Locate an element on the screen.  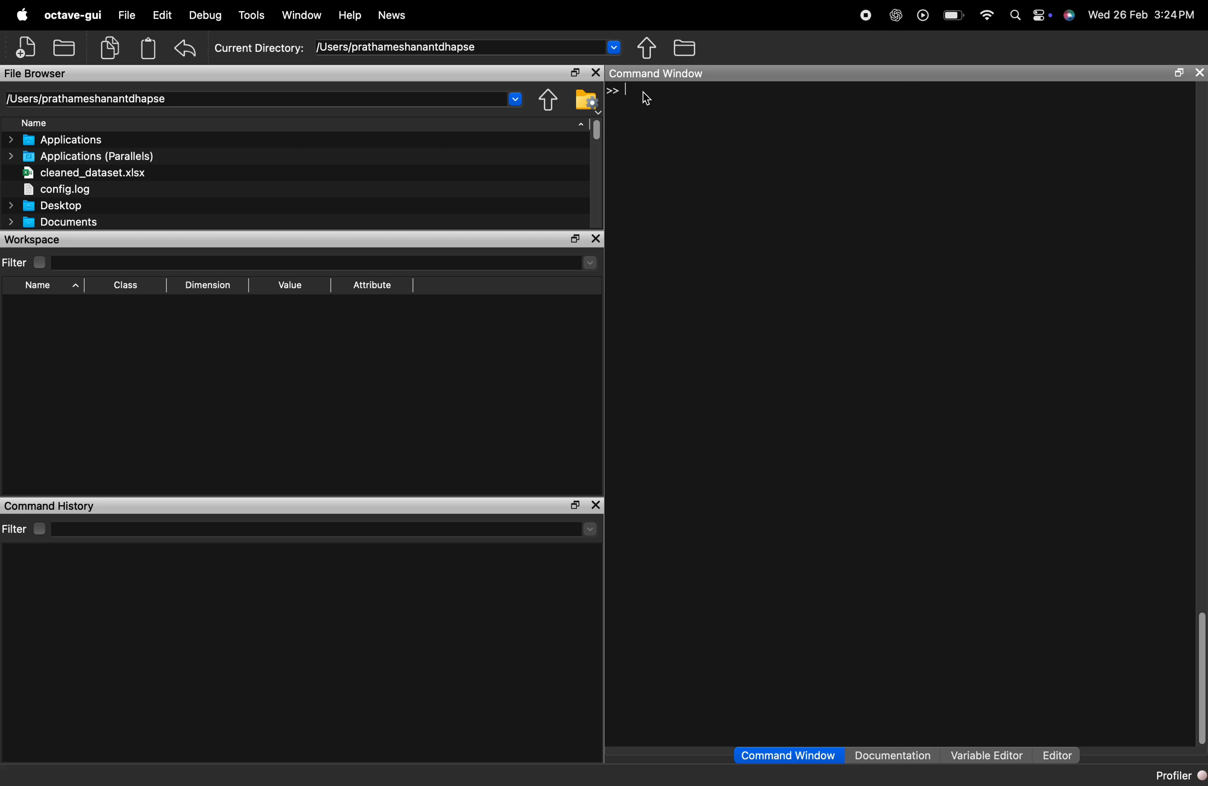
siri is located at coordinates (1068, 16).